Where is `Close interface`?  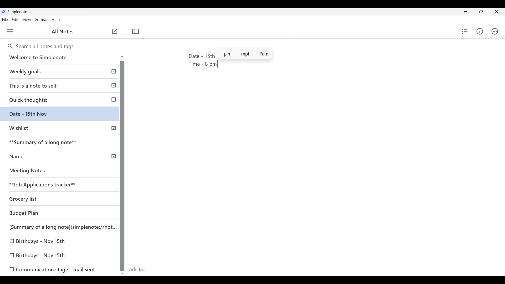 Close interface is located at coordinates (497, 12).